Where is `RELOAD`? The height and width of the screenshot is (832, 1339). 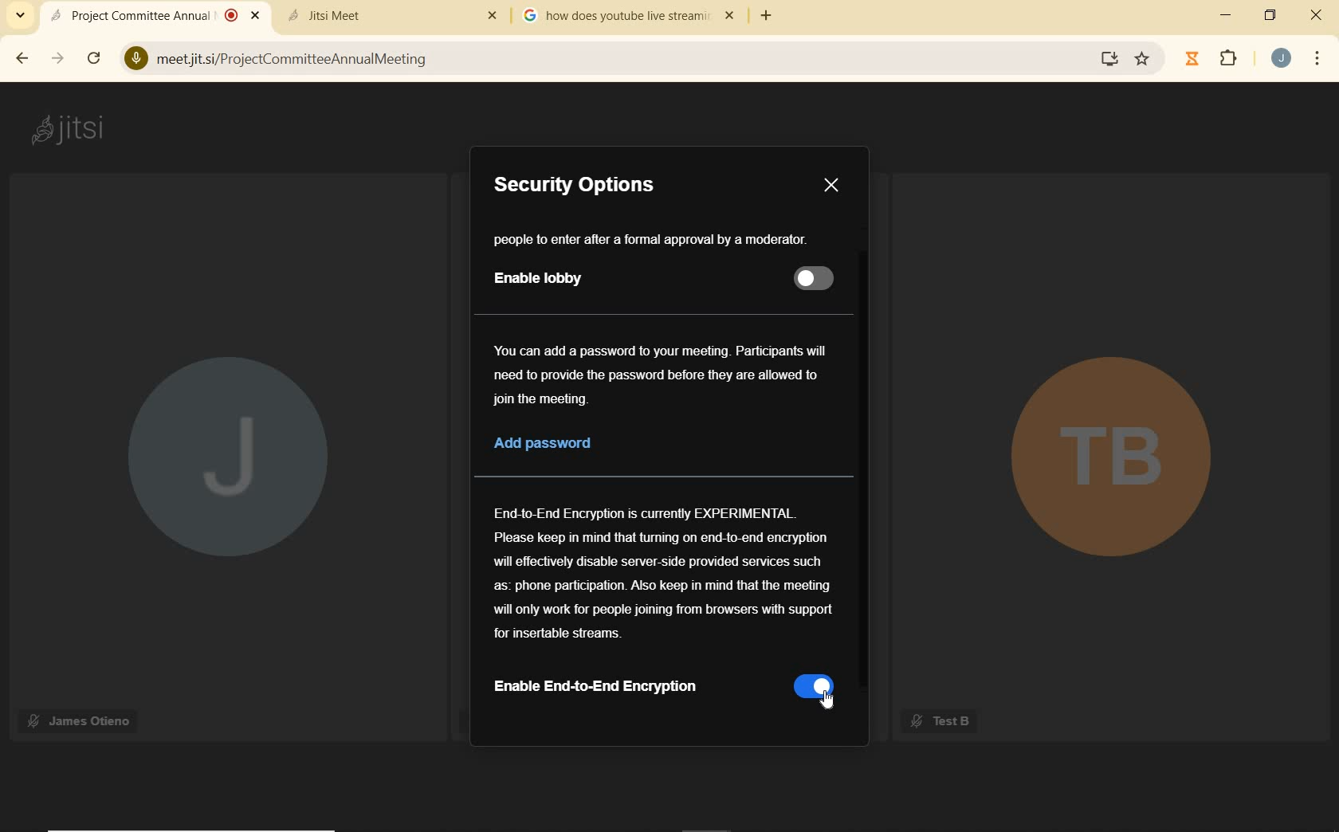
RELOAD is located at coordinates (94, 57).